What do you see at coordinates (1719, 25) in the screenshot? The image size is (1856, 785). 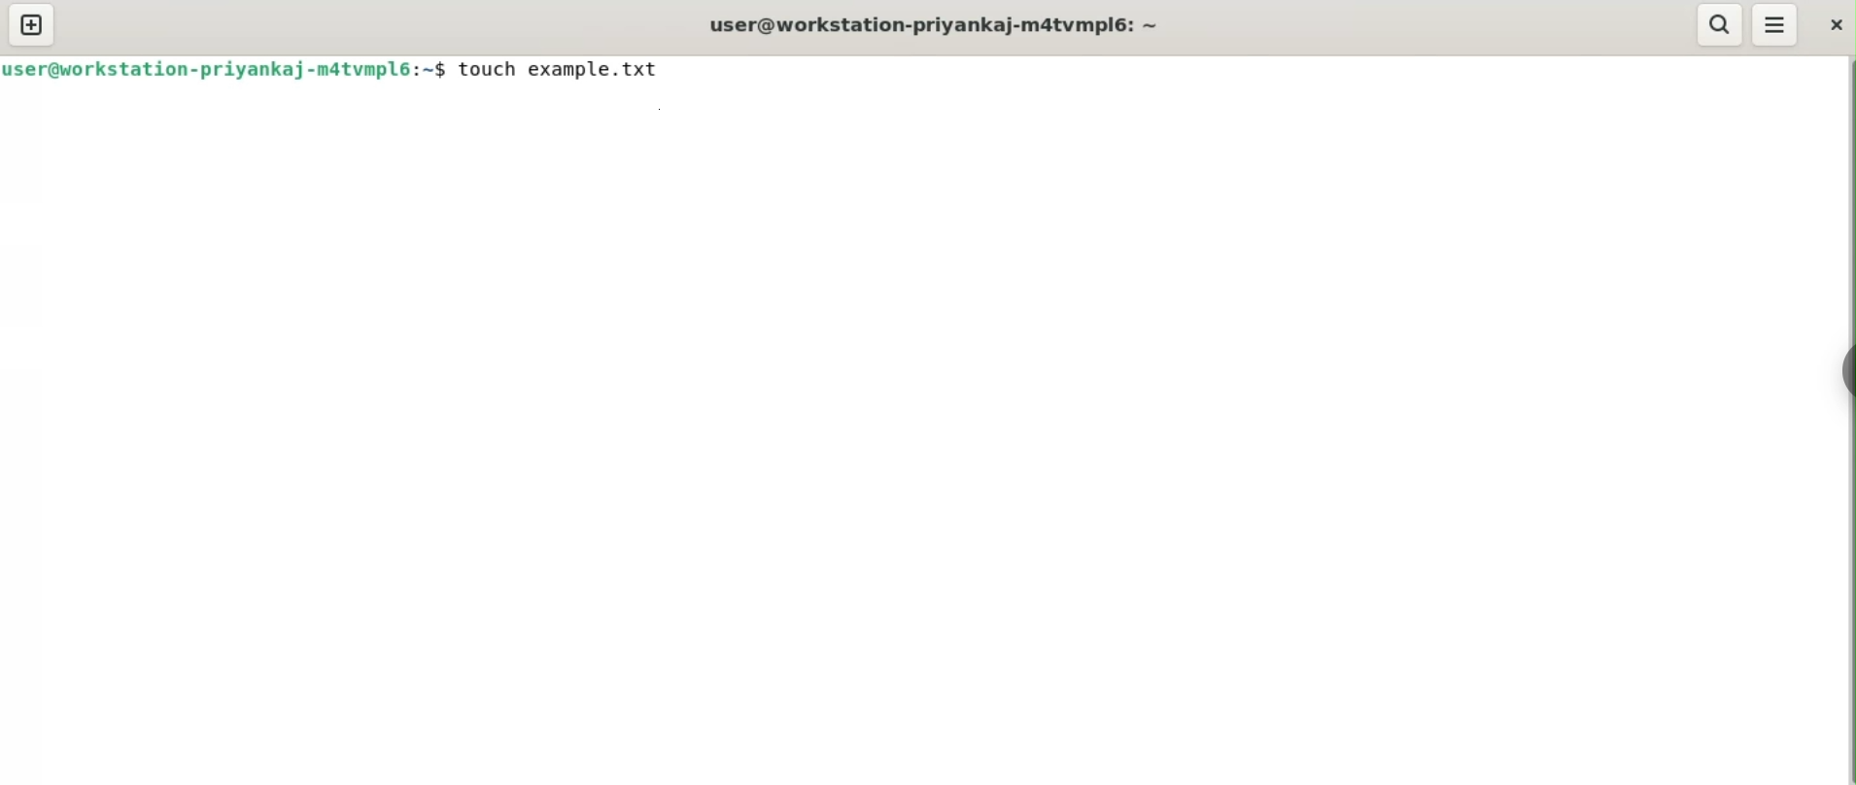 I see `search` at bounding box center [1719, 25].